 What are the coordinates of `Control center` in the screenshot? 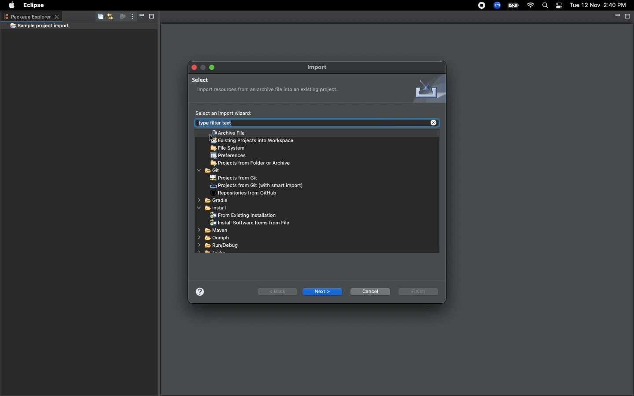 It's located at (558, 6).